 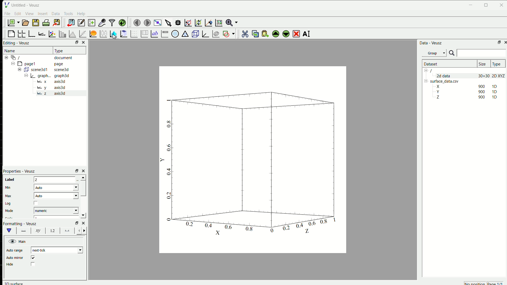 What do you see at coordinates (199, 22) in the screenshot?
I see `click to zoom out of a graph axes` at bounding box center [199, 22].